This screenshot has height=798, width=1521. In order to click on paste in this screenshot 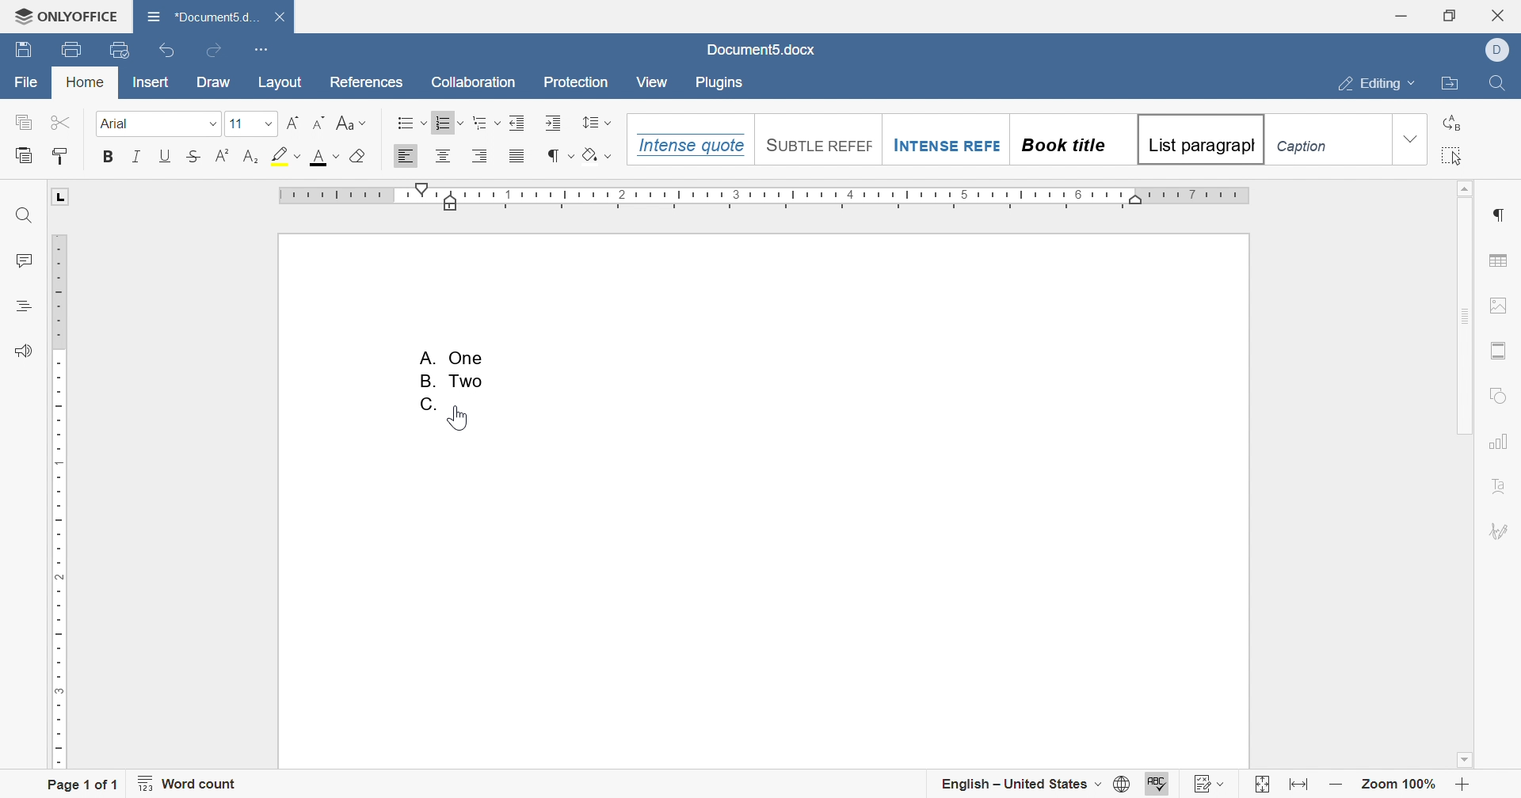, I will do `click(23, 154)`.